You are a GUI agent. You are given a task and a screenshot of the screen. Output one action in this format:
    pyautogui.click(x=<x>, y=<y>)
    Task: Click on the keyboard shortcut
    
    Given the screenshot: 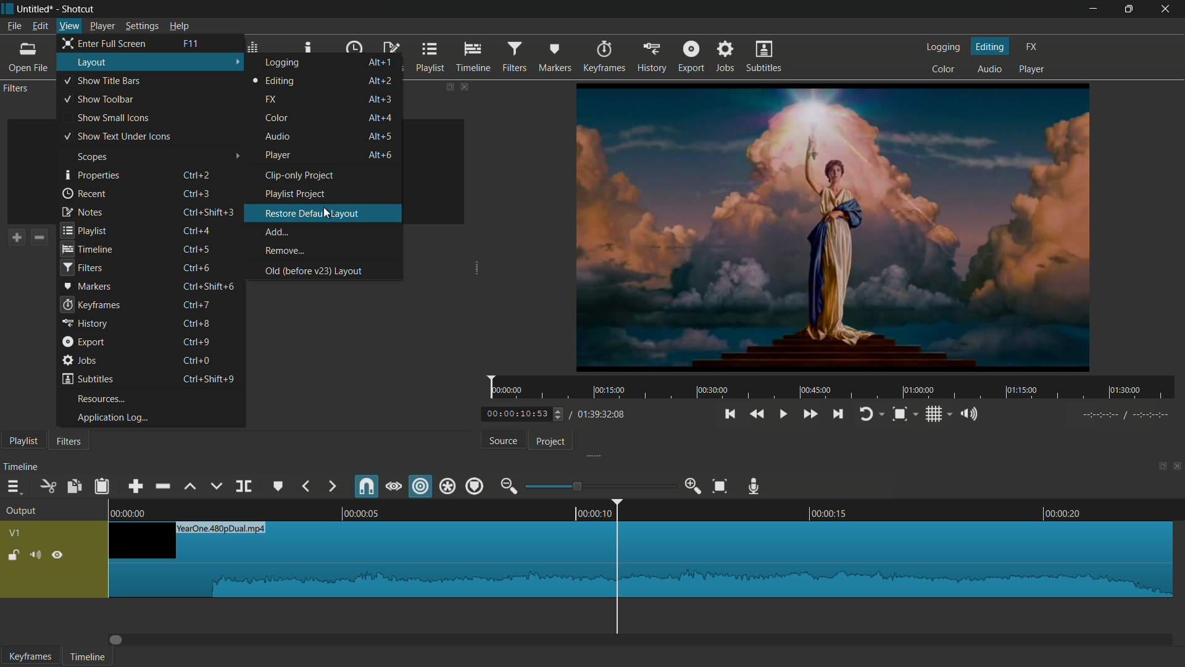 What is the action you would take?
    pyautogui.click(x=380, y=117)
    